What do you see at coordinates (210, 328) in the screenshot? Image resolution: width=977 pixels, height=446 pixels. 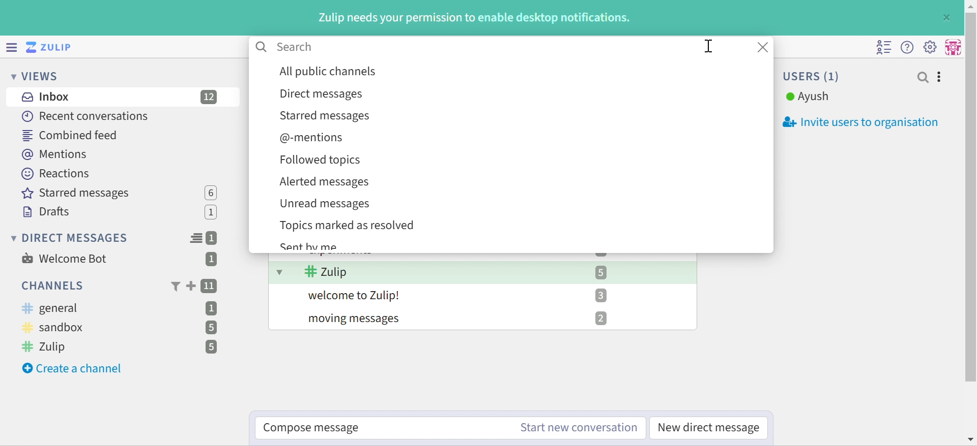 I see `5` at bounding box center [210, 328].